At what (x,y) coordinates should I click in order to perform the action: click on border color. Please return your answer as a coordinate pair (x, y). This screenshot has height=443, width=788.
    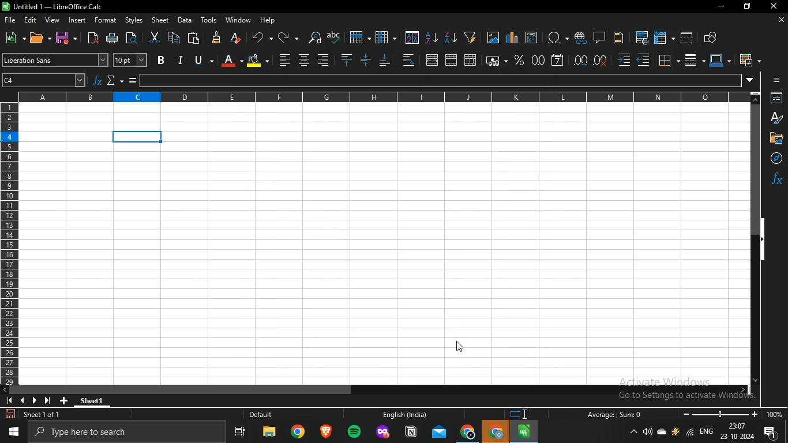
    Looking at the image, I should click on (718, 59).